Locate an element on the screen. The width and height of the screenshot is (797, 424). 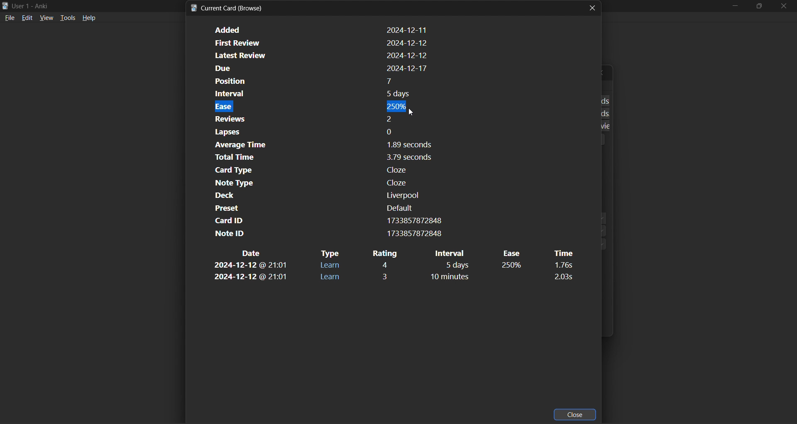
interval is located at coordinates (457, 278).